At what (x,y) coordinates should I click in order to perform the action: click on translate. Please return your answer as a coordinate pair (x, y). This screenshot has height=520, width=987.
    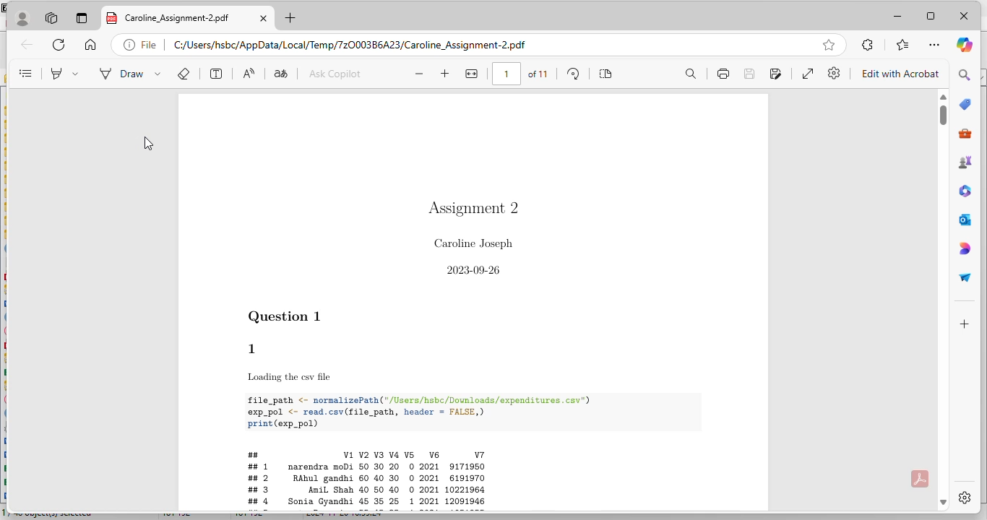
    Looking at the image, I should click on (280, 73).